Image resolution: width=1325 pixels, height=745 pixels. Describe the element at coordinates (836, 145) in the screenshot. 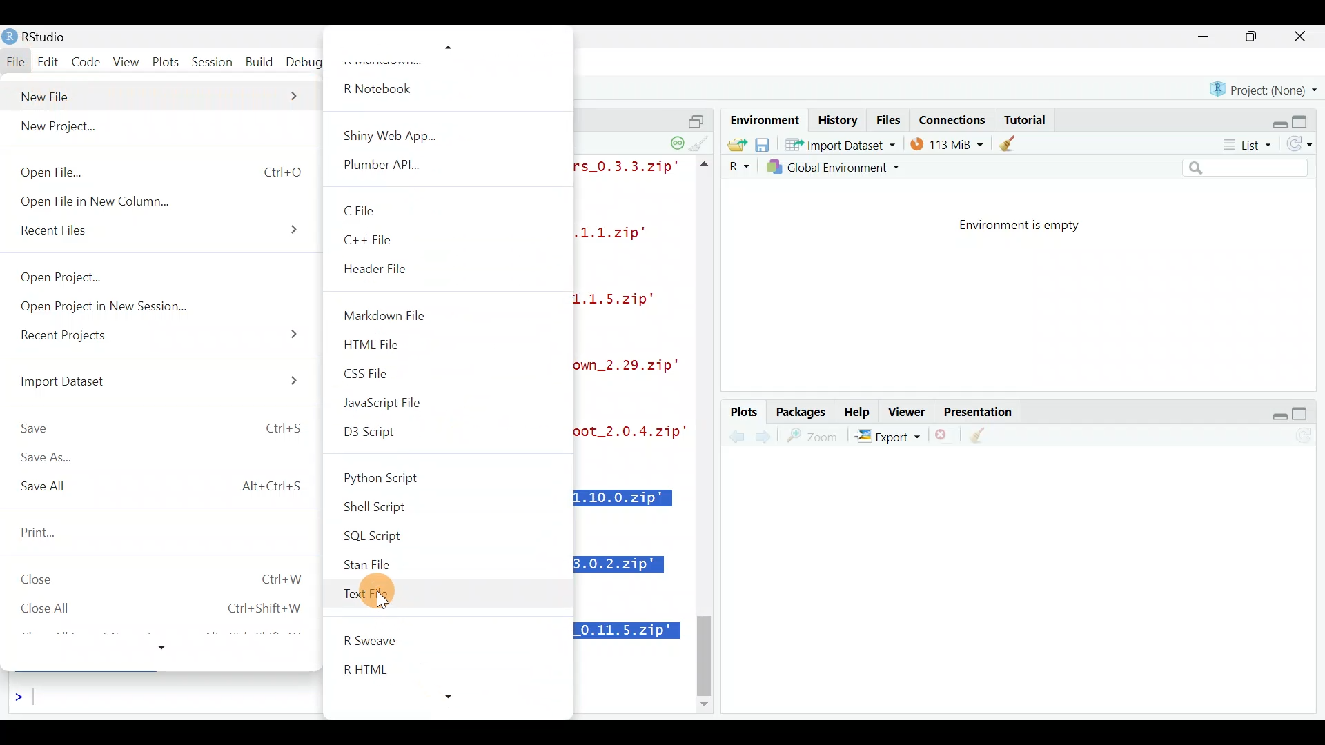

I see `* Import Dataset *` at that location.